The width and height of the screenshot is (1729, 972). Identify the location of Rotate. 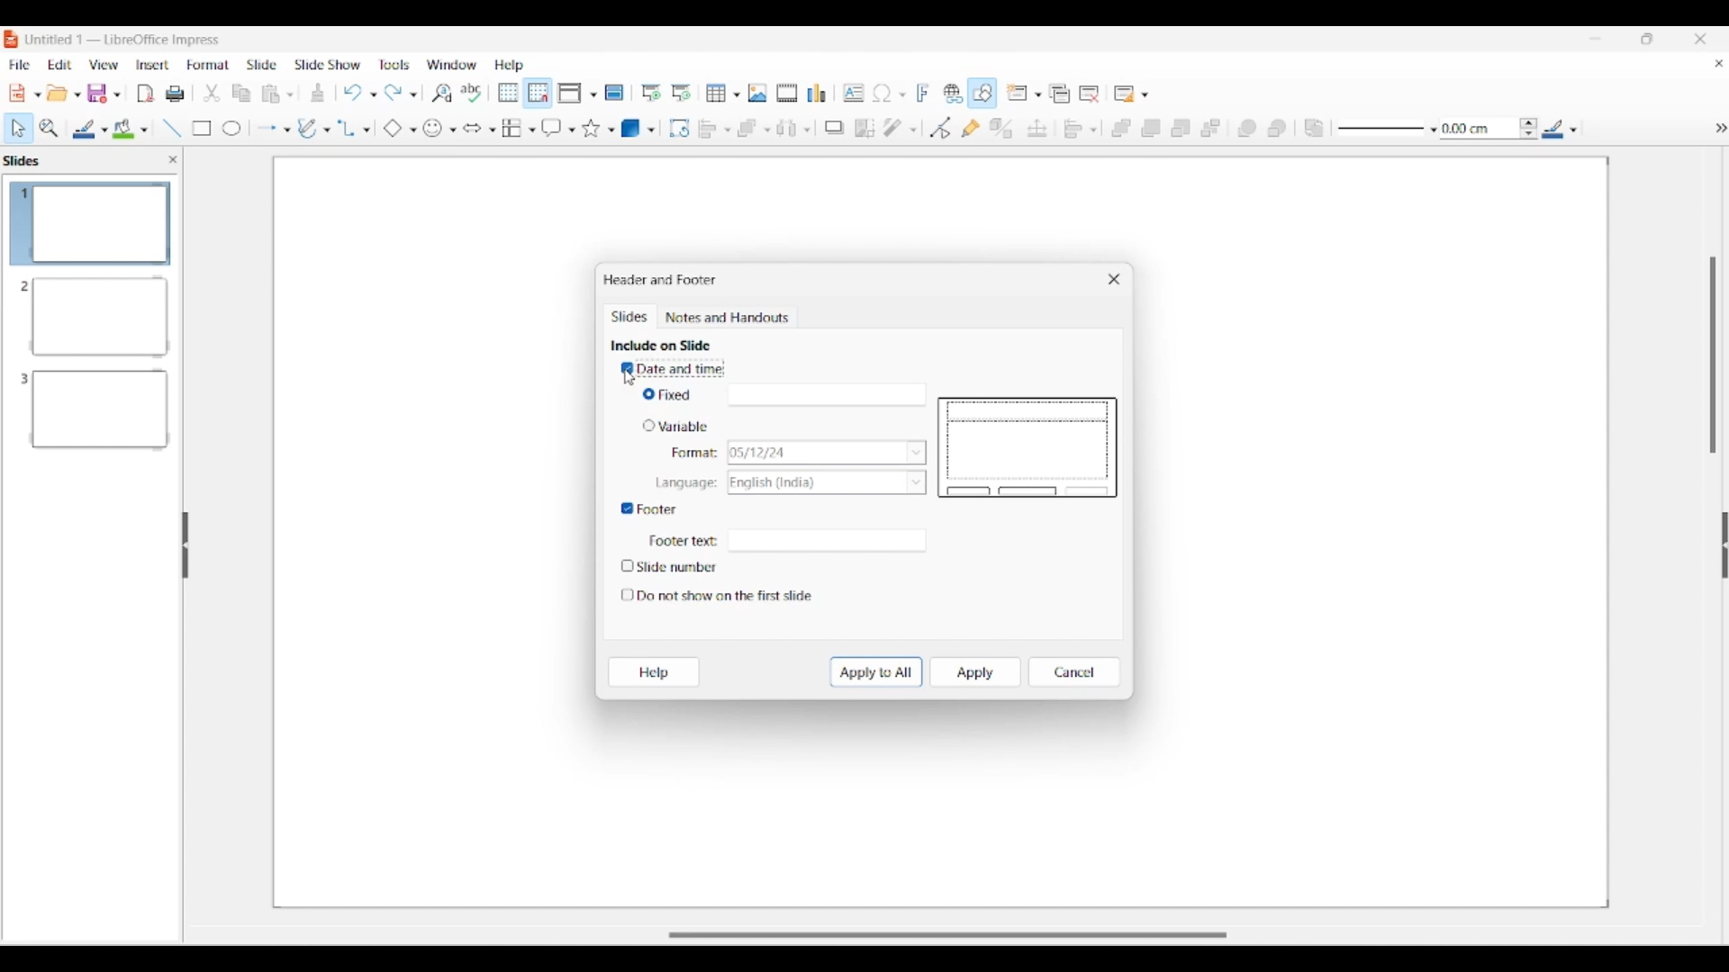
(680, 129).